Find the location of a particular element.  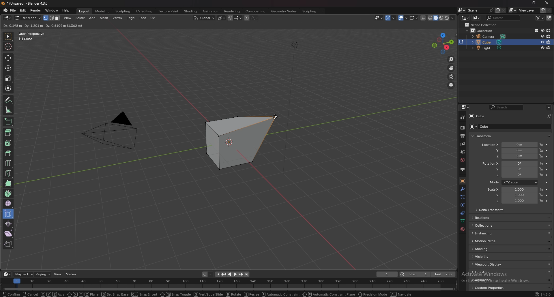

remove view layer is located at coordinates (549, 10).